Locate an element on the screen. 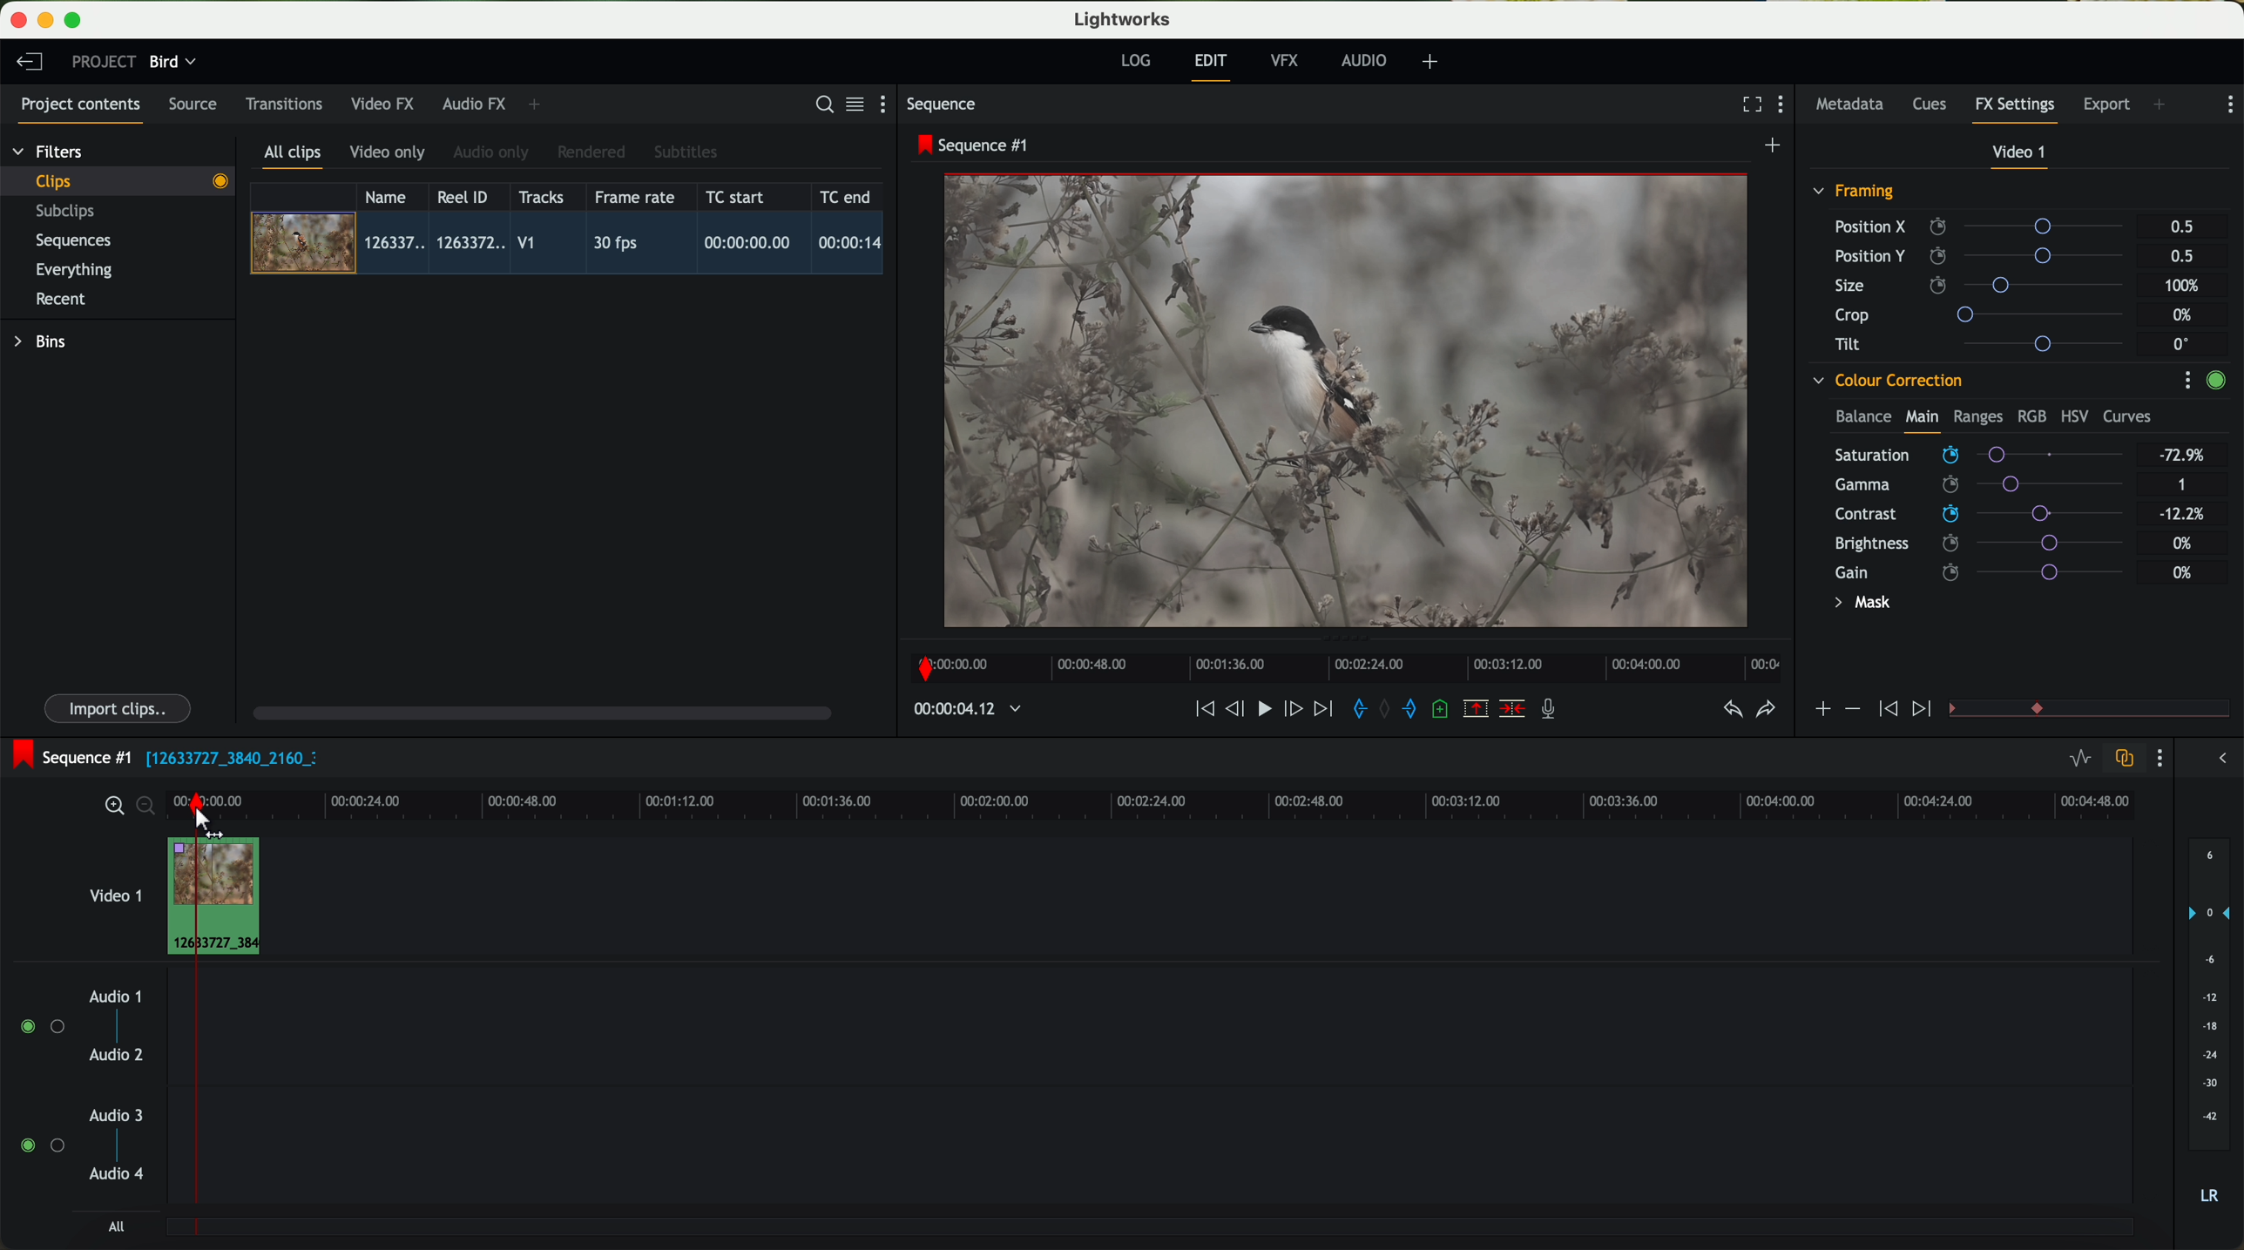  mouse up (saturation) is located at coordinates (1977, 451).